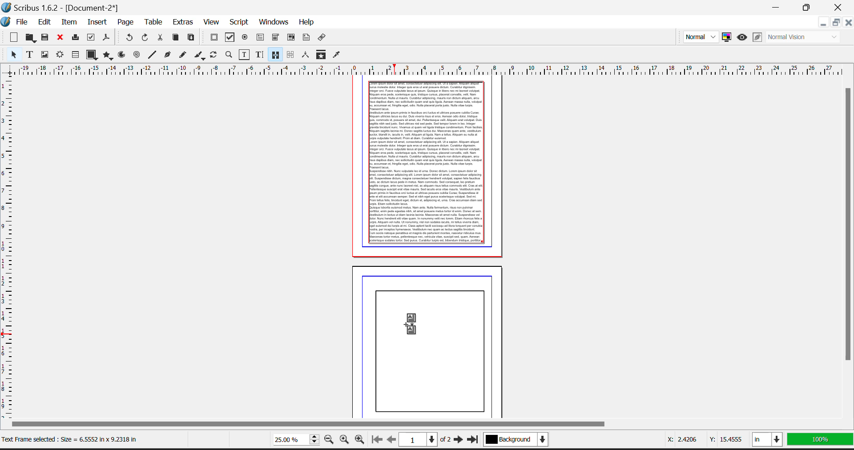  What do you see at coordinates (245, 38) in the screenshot?
I see `PDF Radio Button` at bounding box center [245, 38].